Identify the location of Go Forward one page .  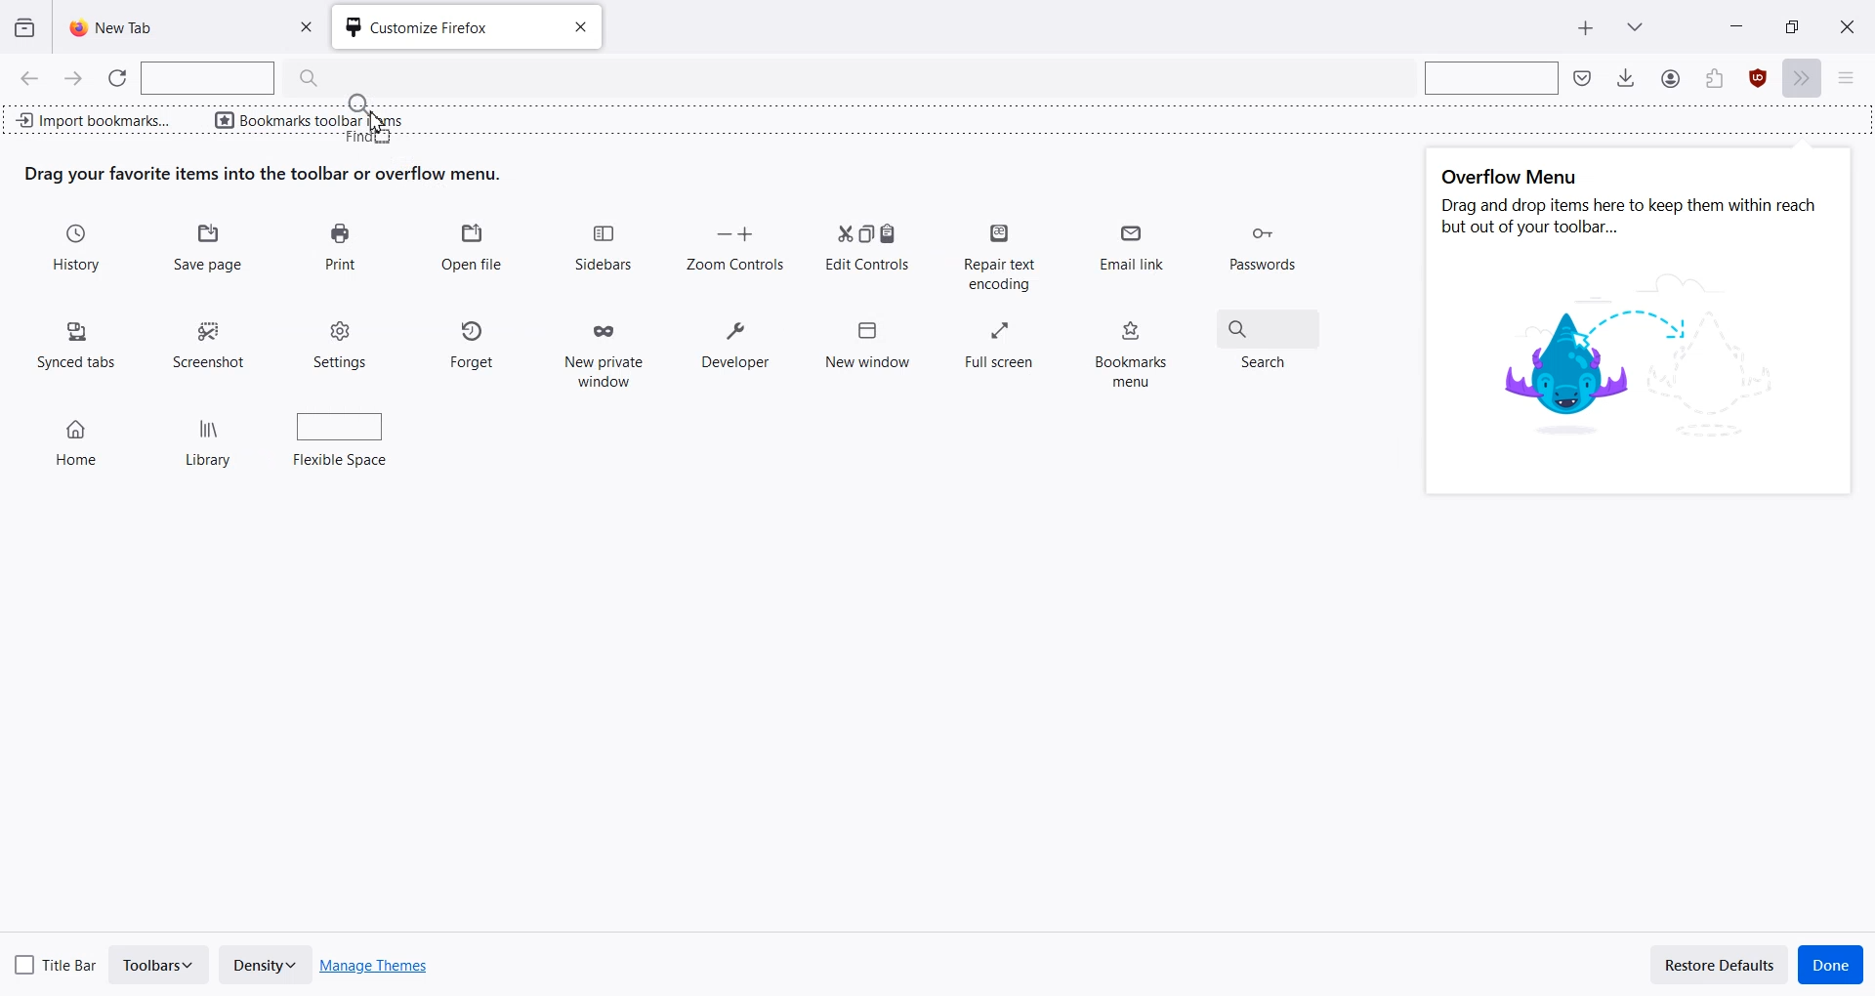
(75, 78).